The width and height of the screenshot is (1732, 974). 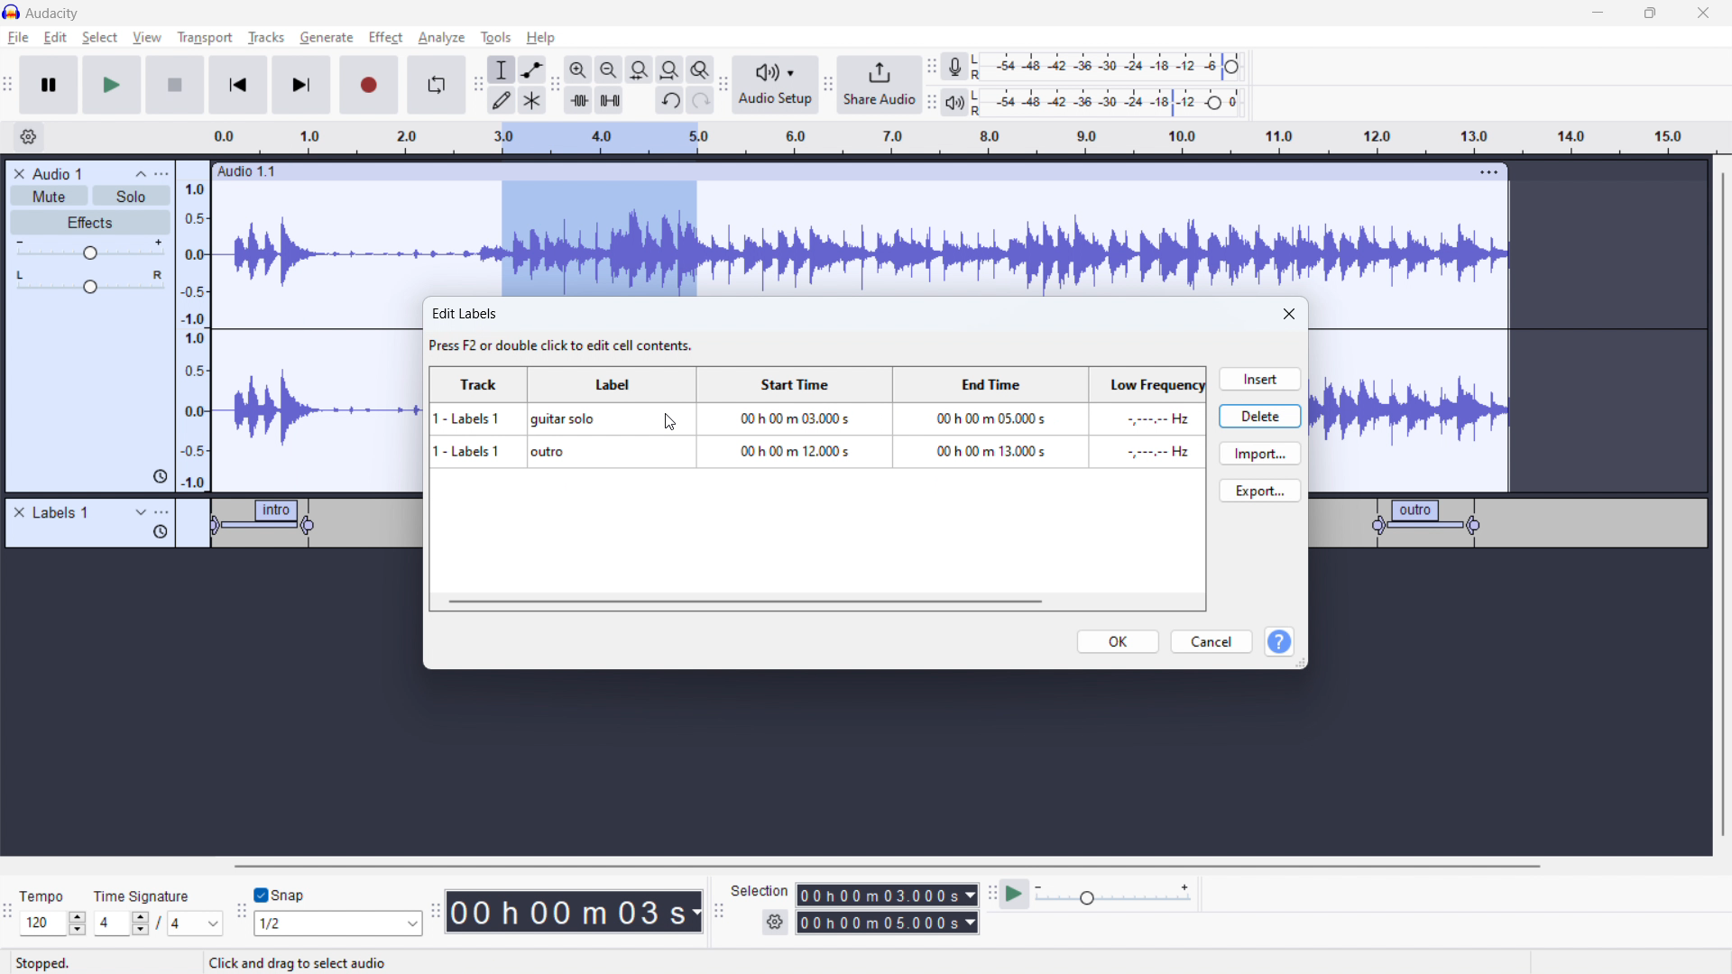 What do you see at coordinates (669, 424) in the screenshot?
I see `cursor` at bounding box center [669, 424].